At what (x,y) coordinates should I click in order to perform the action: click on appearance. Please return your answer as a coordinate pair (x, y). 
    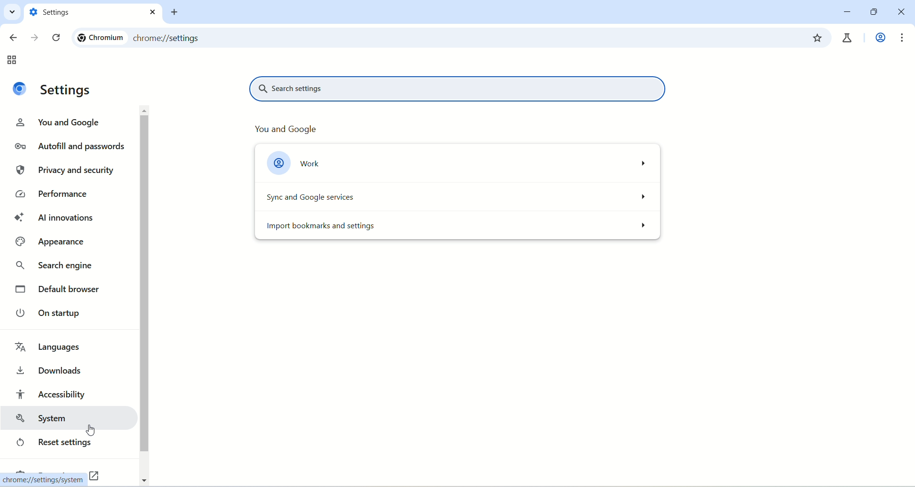
    Looking at the image, I should click on (56, 242).